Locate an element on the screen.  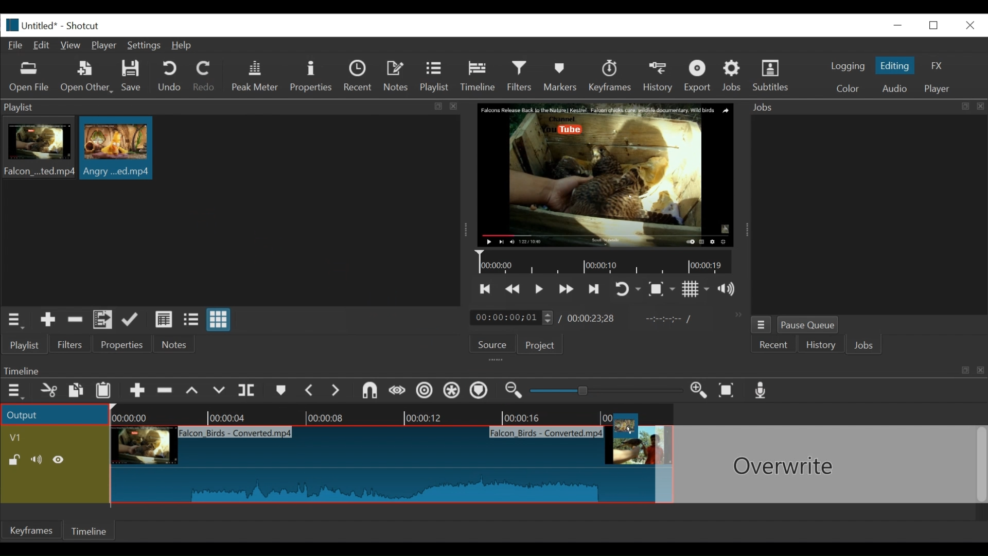
Markers is located at coordinates (562, 76).